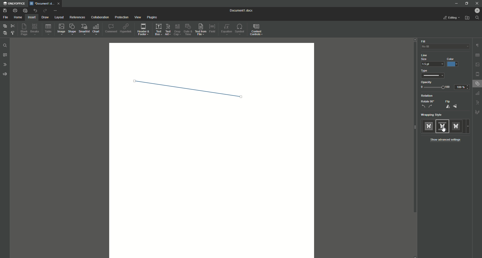 This screenshot has width=482, height=258. I want to click on Restore, so click(465, 4).